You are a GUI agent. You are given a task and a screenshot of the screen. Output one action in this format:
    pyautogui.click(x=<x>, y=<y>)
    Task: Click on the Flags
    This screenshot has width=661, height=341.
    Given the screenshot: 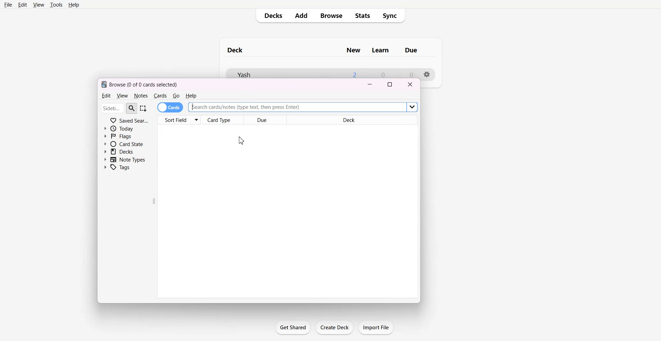 What is the action you would take?
    pyautogui.click(x=123, y=136)
    